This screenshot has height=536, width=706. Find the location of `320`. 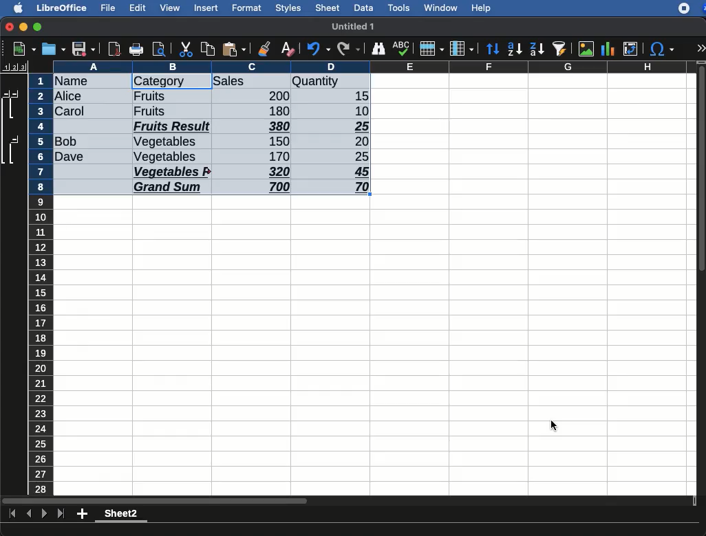

320 is located at coordinates (278, 171).